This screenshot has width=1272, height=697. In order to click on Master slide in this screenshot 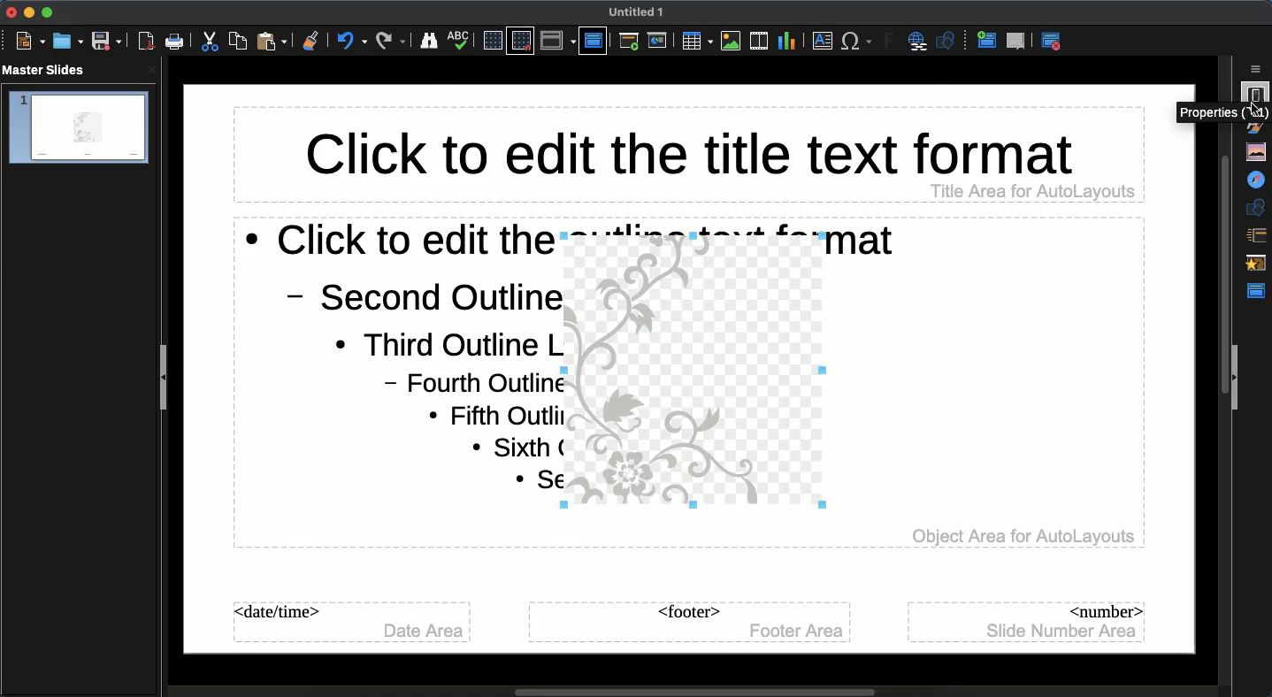, I will do `click(593, 40)`.